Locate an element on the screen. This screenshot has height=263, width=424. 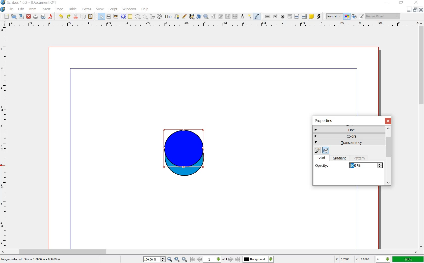
close is located at coordinates (29, 17).